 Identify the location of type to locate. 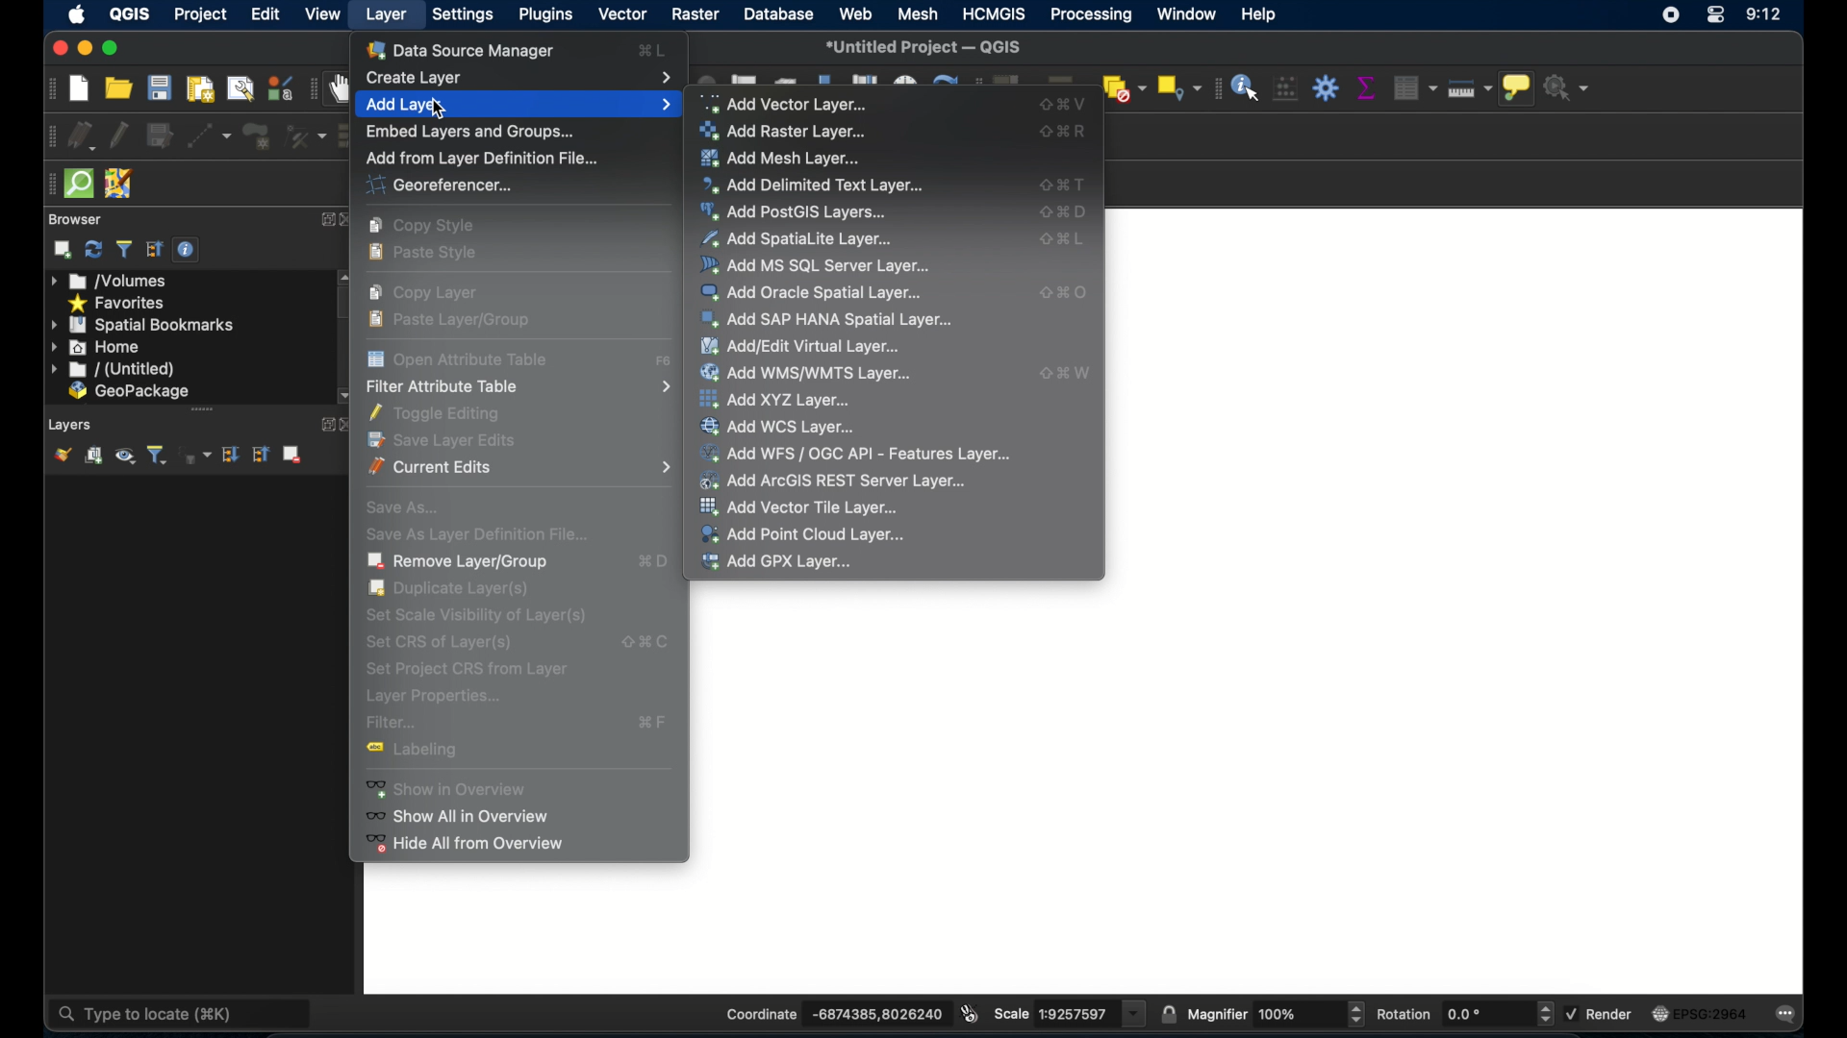
(97, 1013).